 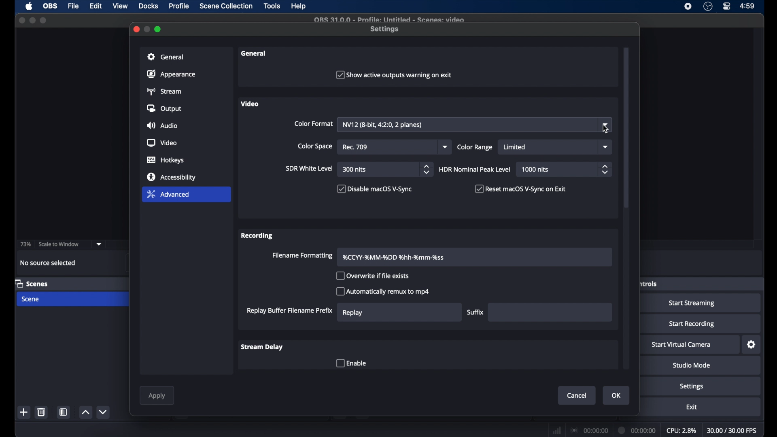 What do you see at coordinates (726, 6) in the screenshot?
I see `control center` at bounding box center [726, 6].